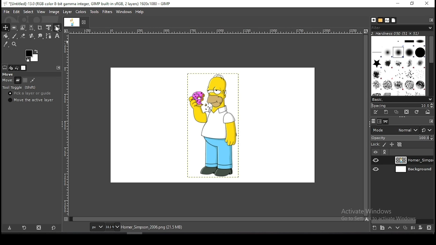 This screenshot has height=245, width=436. What do you see at coordinates (57, 28) in the screenshot?
I see `cage transform tool` at bounding box center [57, 28].